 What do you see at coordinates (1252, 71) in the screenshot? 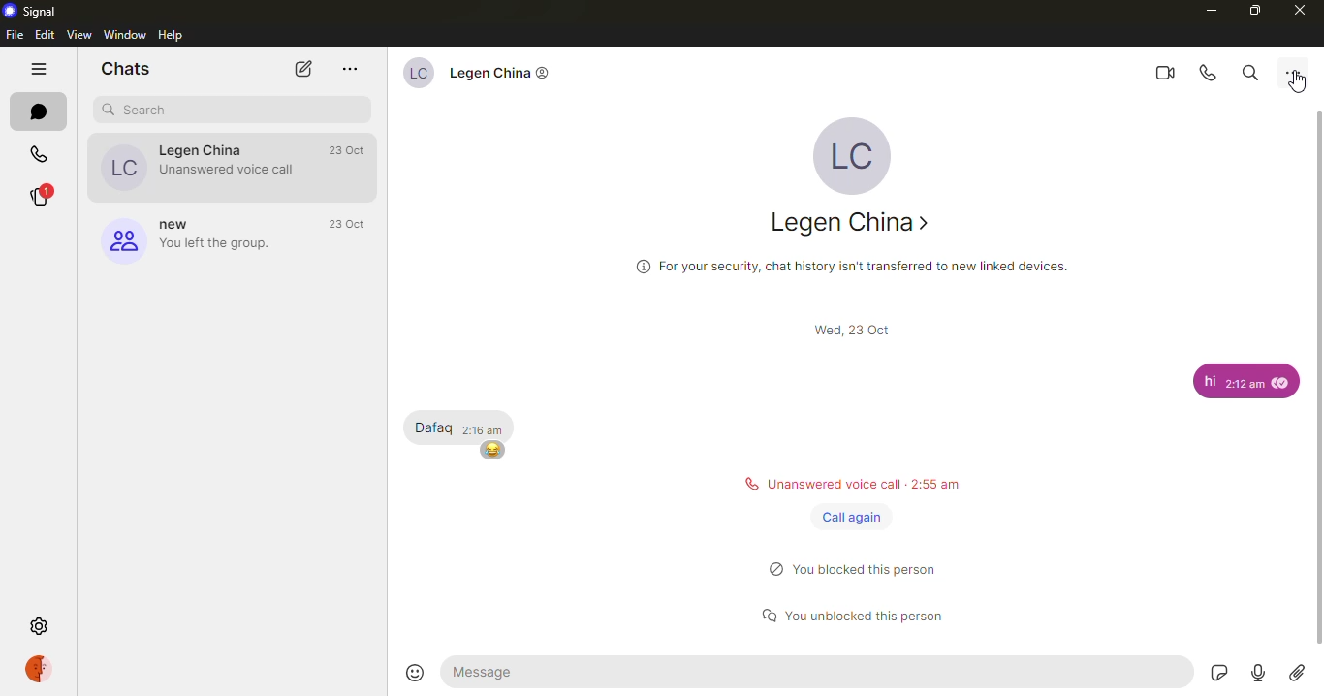
I see `search` at bounding box center [1252, 71].